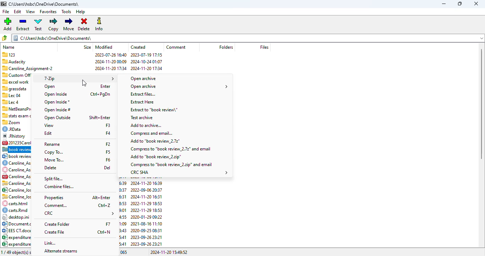 The width and height of the screenshot is (485, 256). Describe the element at coordinates (54, 160) in the screenshot. I see `move to` at that location.